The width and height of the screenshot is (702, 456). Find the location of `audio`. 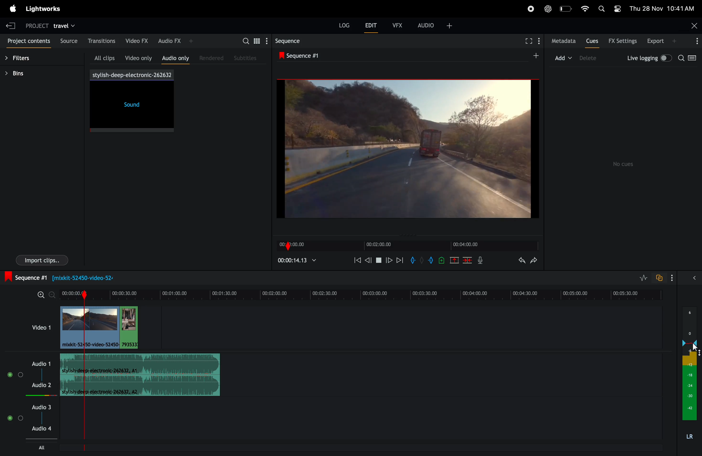

audio is located at coordinates (435, 25).